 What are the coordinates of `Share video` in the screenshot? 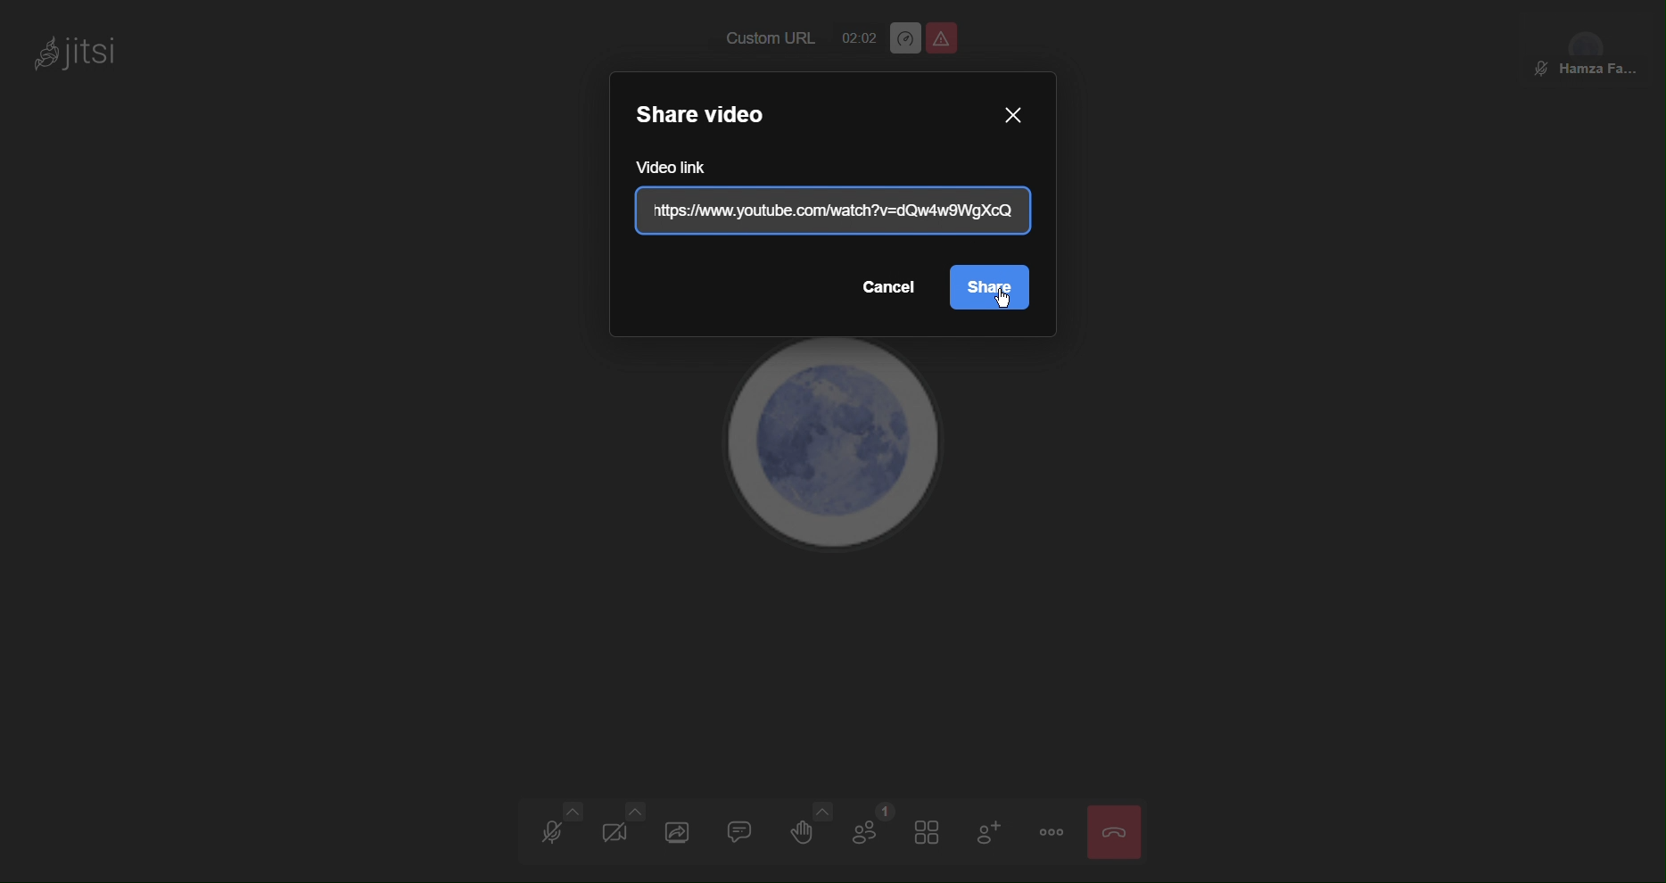 It's located at (713, 115).